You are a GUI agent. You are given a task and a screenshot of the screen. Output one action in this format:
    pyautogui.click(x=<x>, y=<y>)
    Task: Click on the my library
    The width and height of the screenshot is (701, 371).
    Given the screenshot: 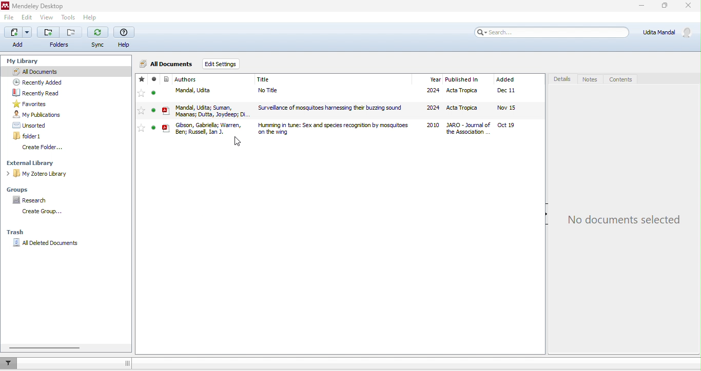 What is the action you would take?
    pyautogui.click(x=24, y=59)
    